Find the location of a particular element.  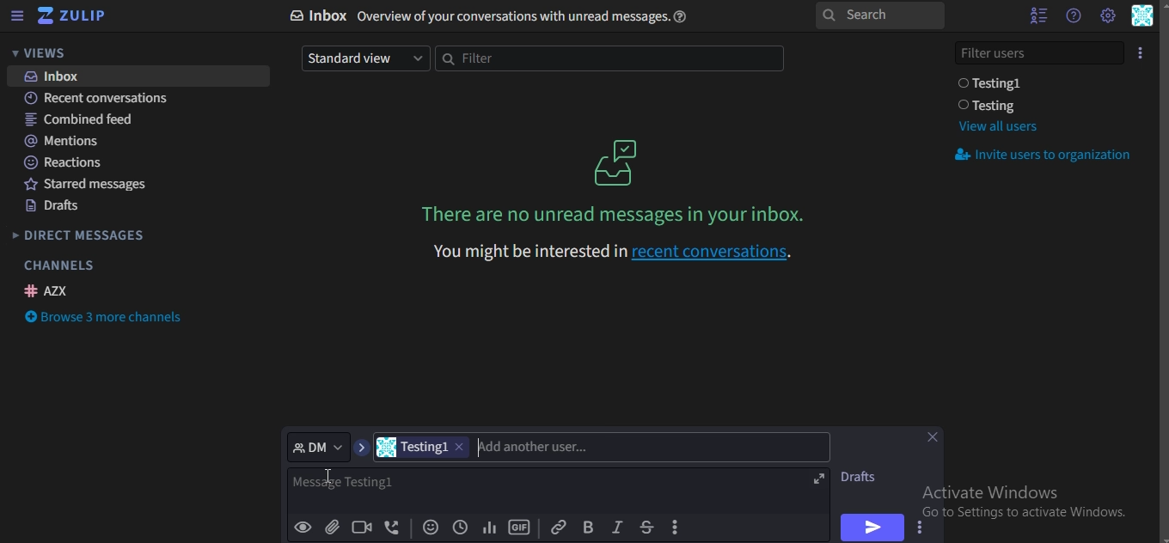

testing1 is located at coordinates (994, 83).